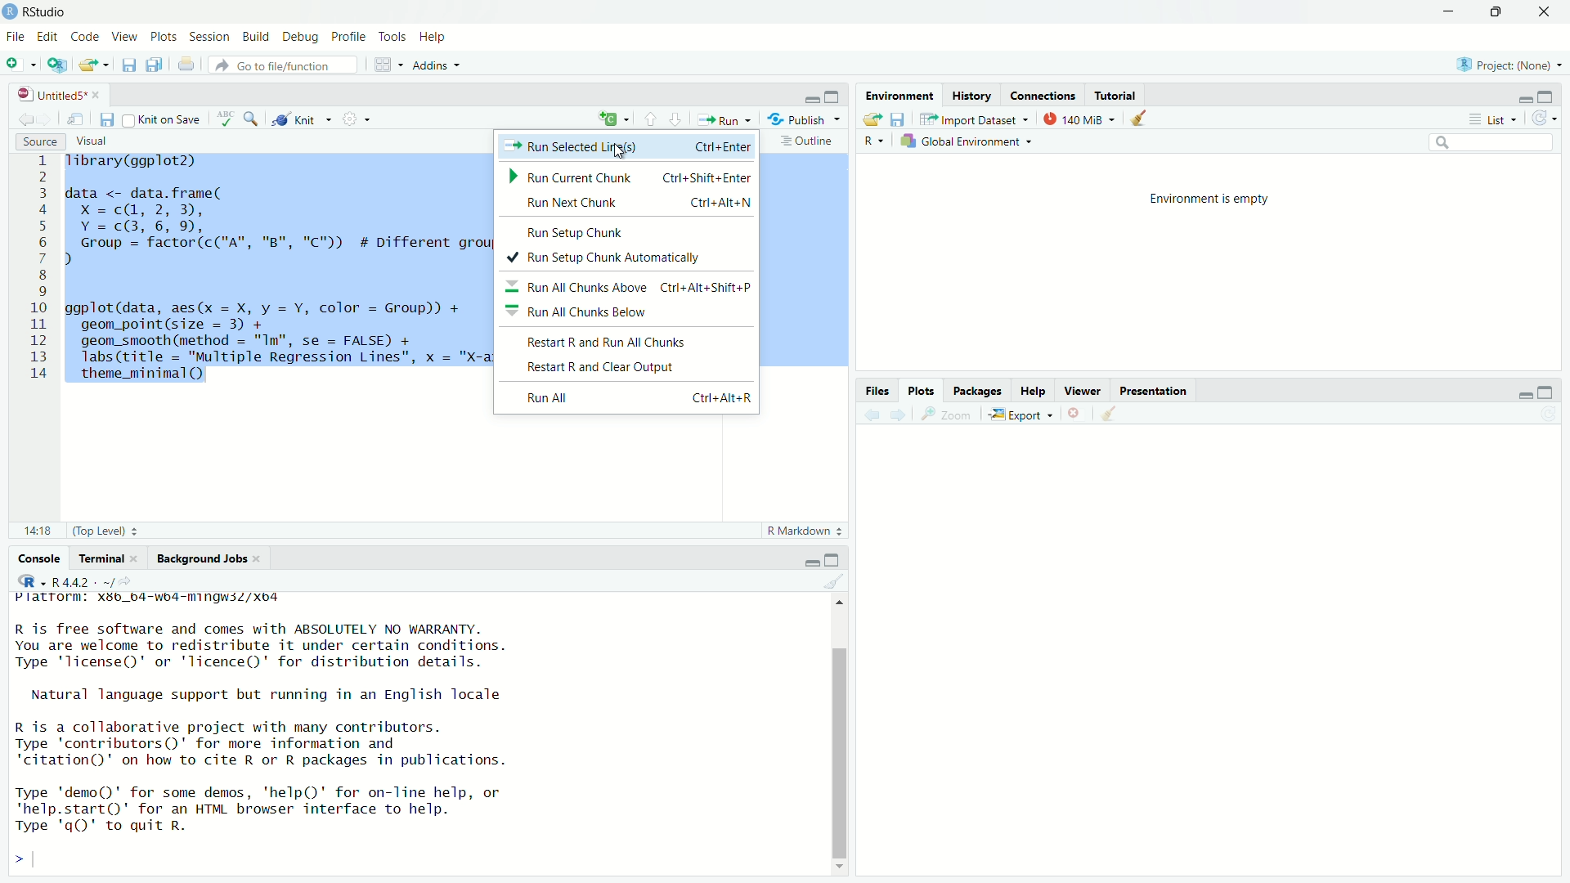 The image size is (1570, 883). Describe the element at coordinates (78, 119) in the screenshot. I see `move` at that location.